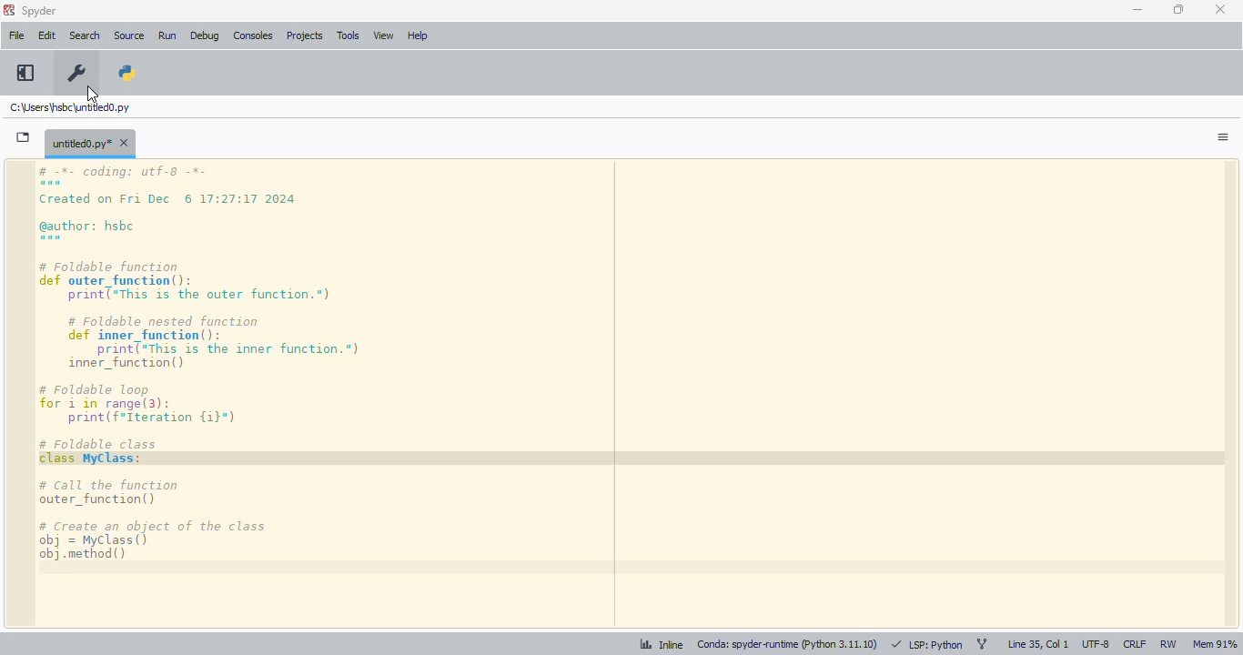  What do you see at coordinates (1220, 9) in the screenshot?
I see `close` at bounding box center [1220, 9].